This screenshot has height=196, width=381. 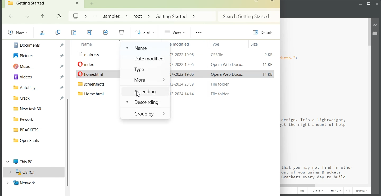 What do you see at coordinates (90, 32) in the screenshot?
I see `Rename` at bounding box center [90, 32].